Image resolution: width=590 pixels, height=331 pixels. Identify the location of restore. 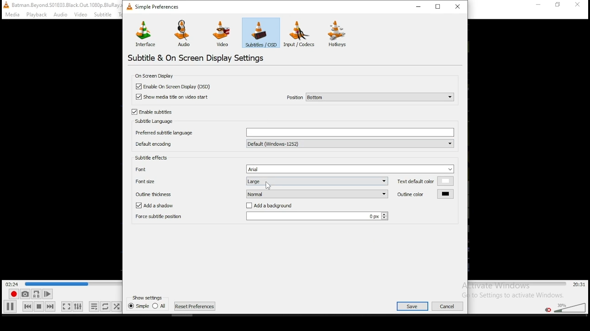
(558, 5).